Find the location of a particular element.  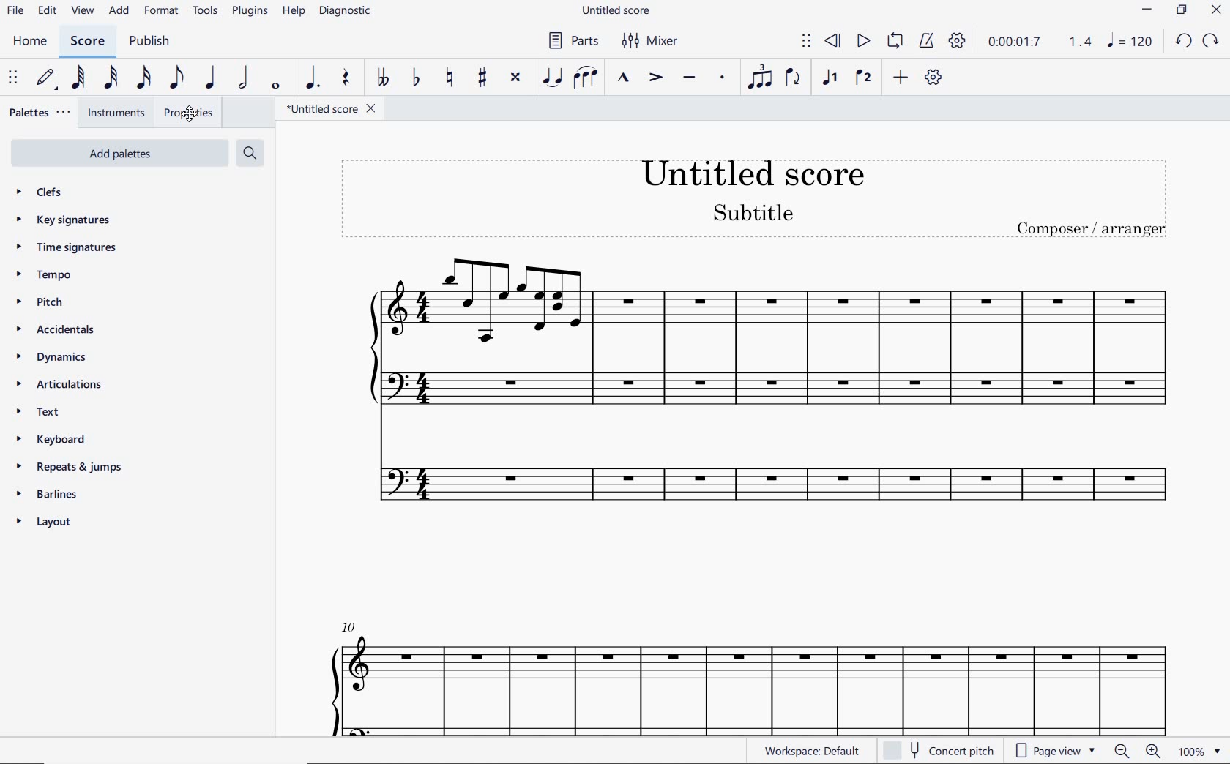

TOGGLE NATURAL is located at coordinates (452, 77).